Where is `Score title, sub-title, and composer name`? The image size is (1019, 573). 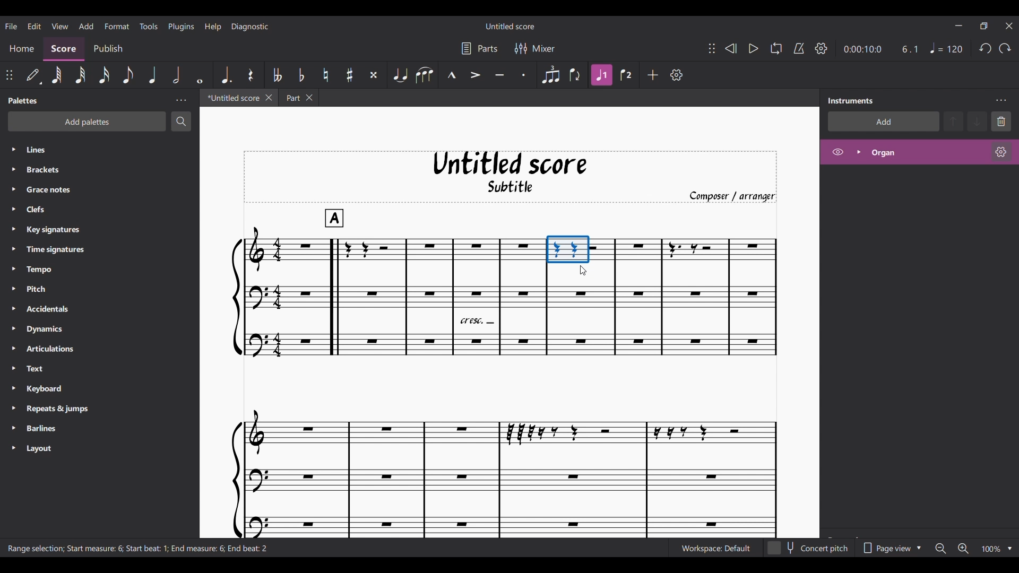
Score title, sub-title, and composer name is located at coordinates (511, 177).